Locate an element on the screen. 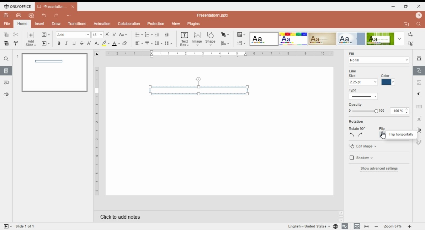  ONLYOFFICE is located at coordinates (18, 6).